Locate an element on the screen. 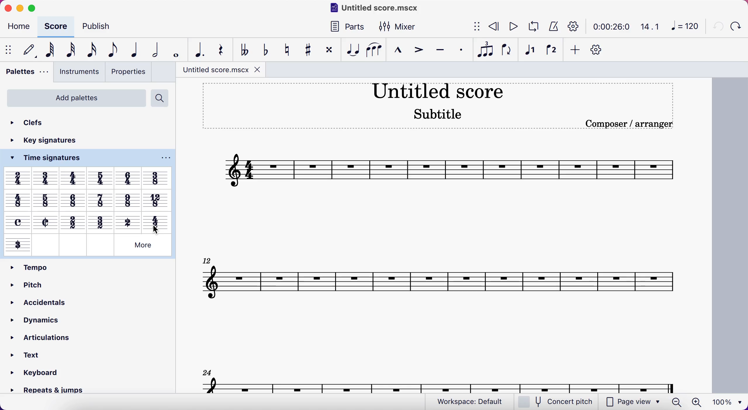 This screenshot has height=410, width=748.  is located at coordinates (156, 199).